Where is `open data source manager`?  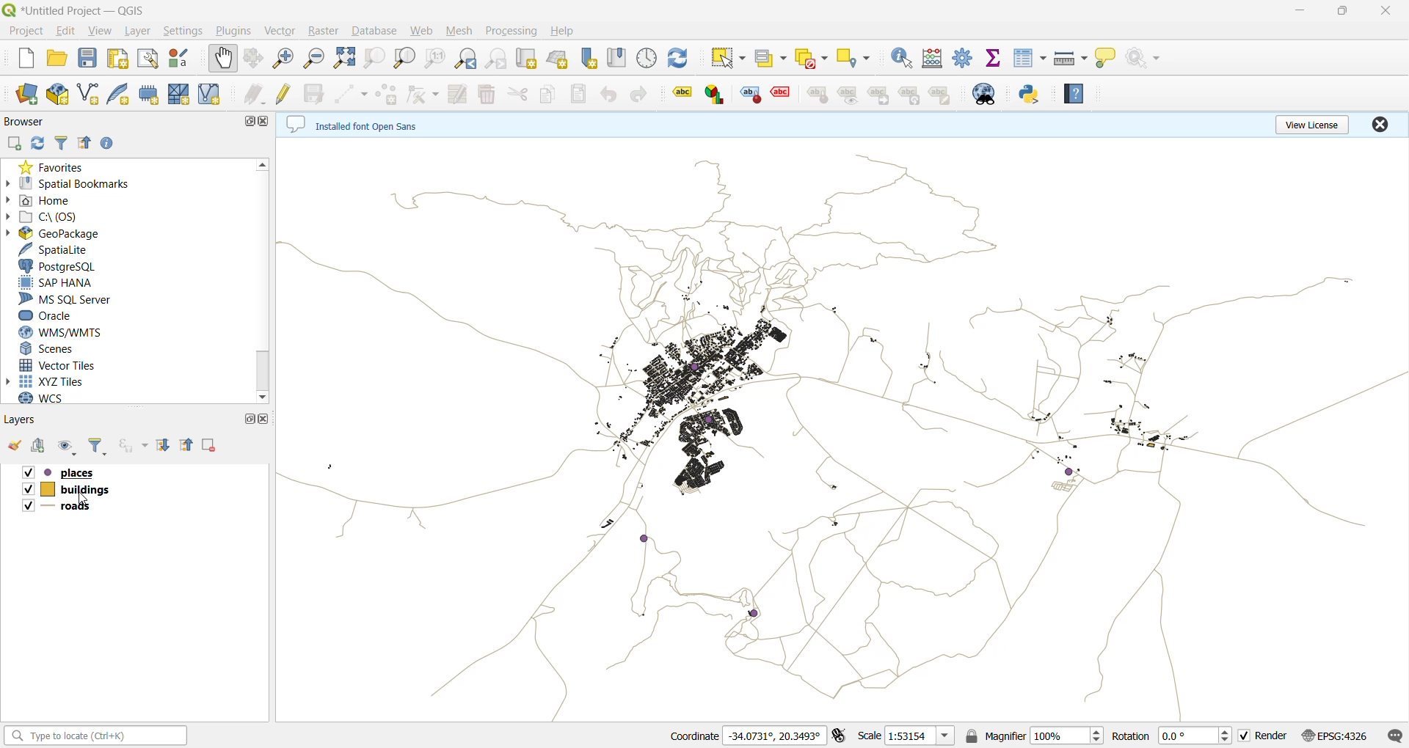 open data source manager is located at coordinates (25, 95).